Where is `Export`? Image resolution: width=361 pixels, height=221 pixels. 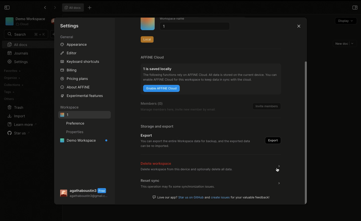
Export is located at coordinates (272, 140).